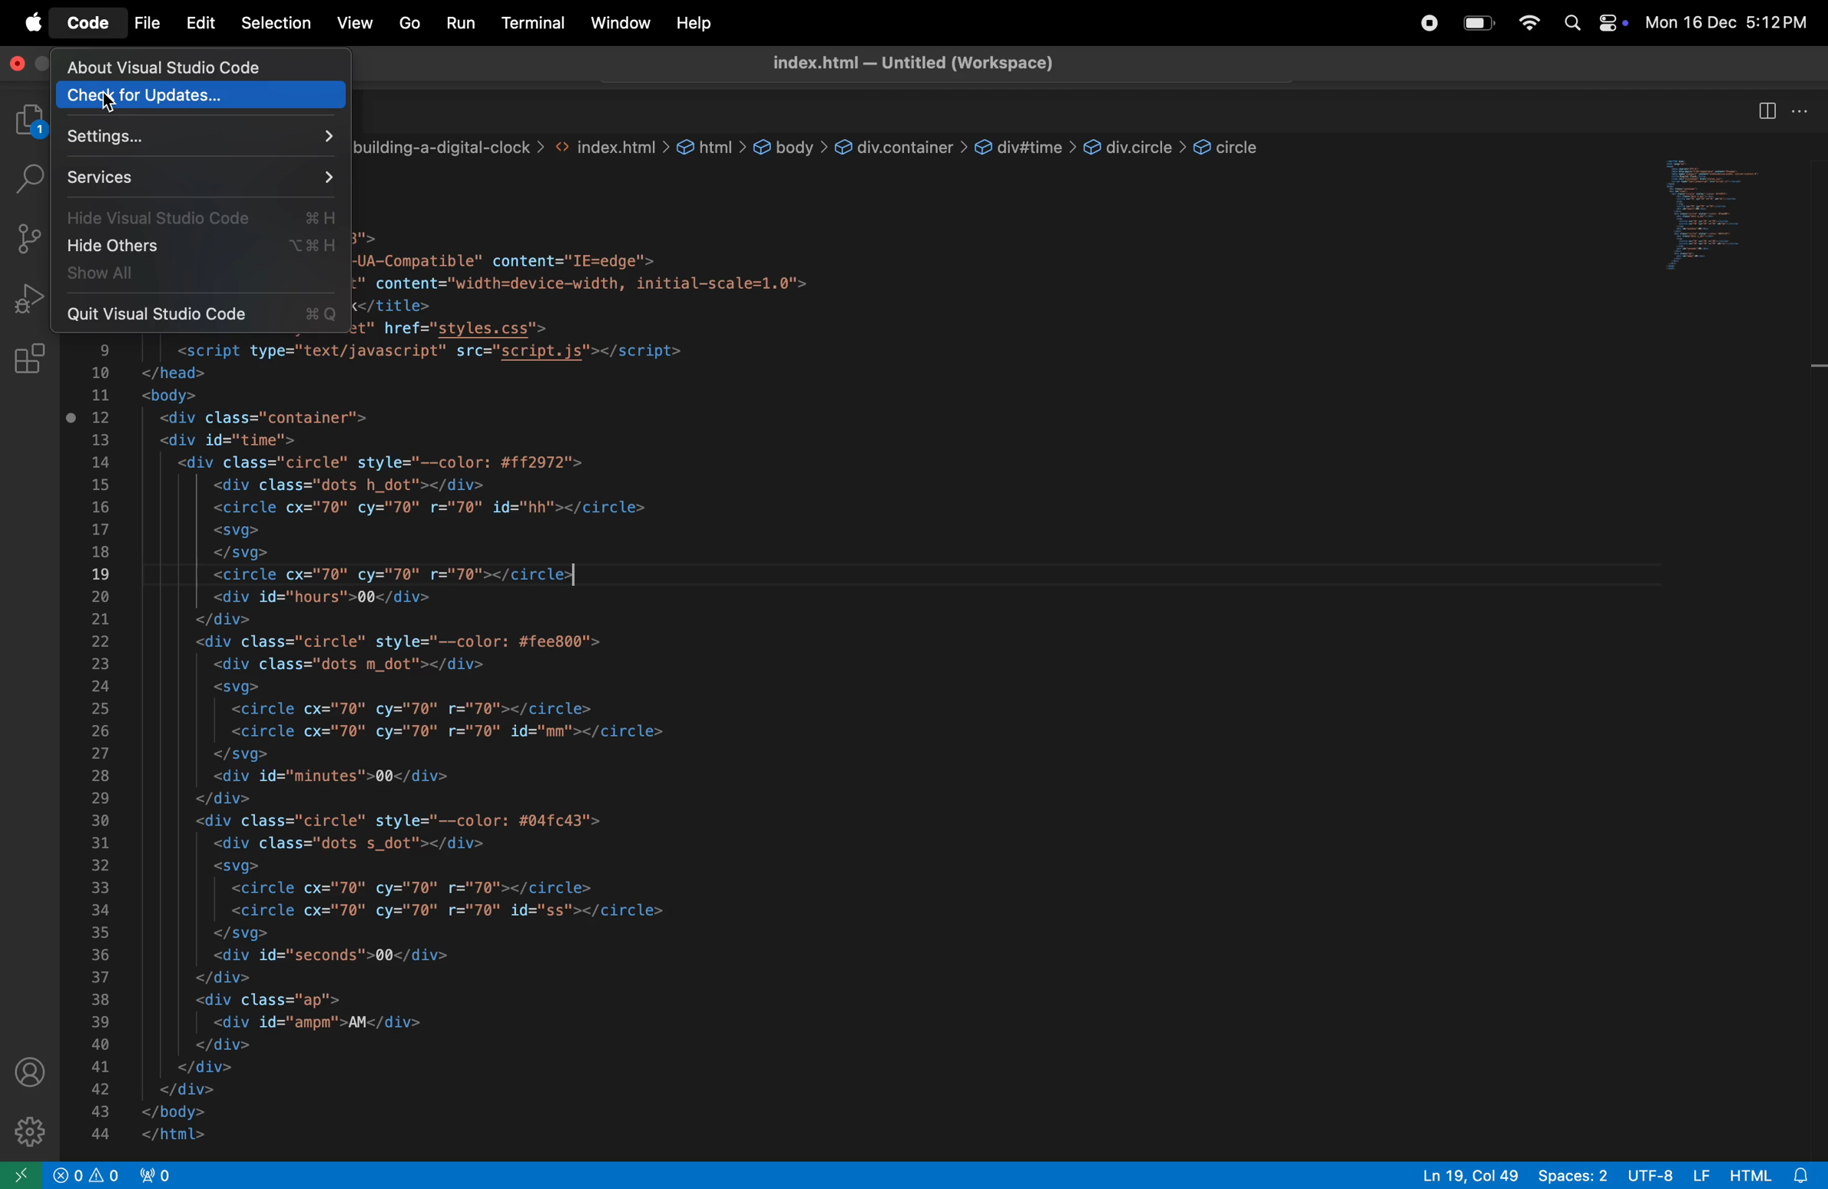 This screenshot has height=1189, width=1828. I want to click on apple menu, so click(29, 26).